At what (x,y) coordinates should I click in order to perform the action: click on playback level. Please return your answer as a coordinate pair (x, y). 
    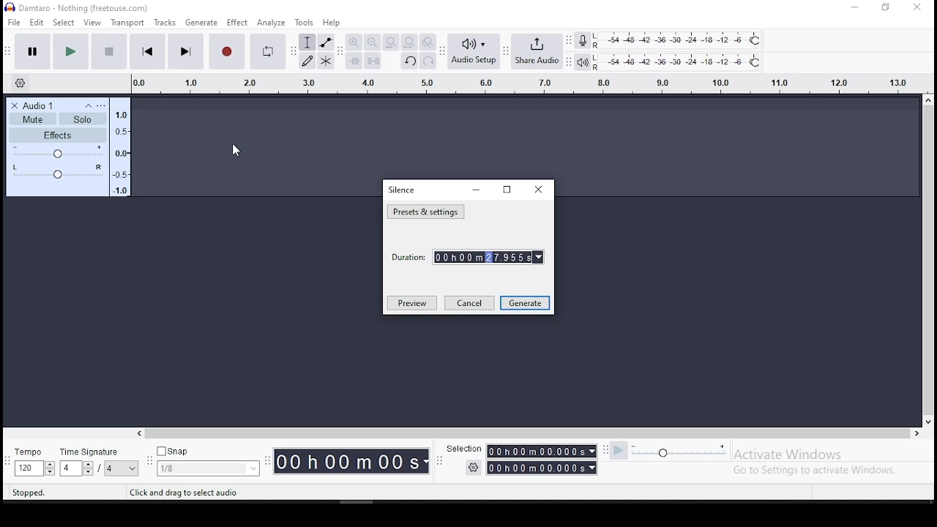
    Looking at the image, I should click on (680, 62).